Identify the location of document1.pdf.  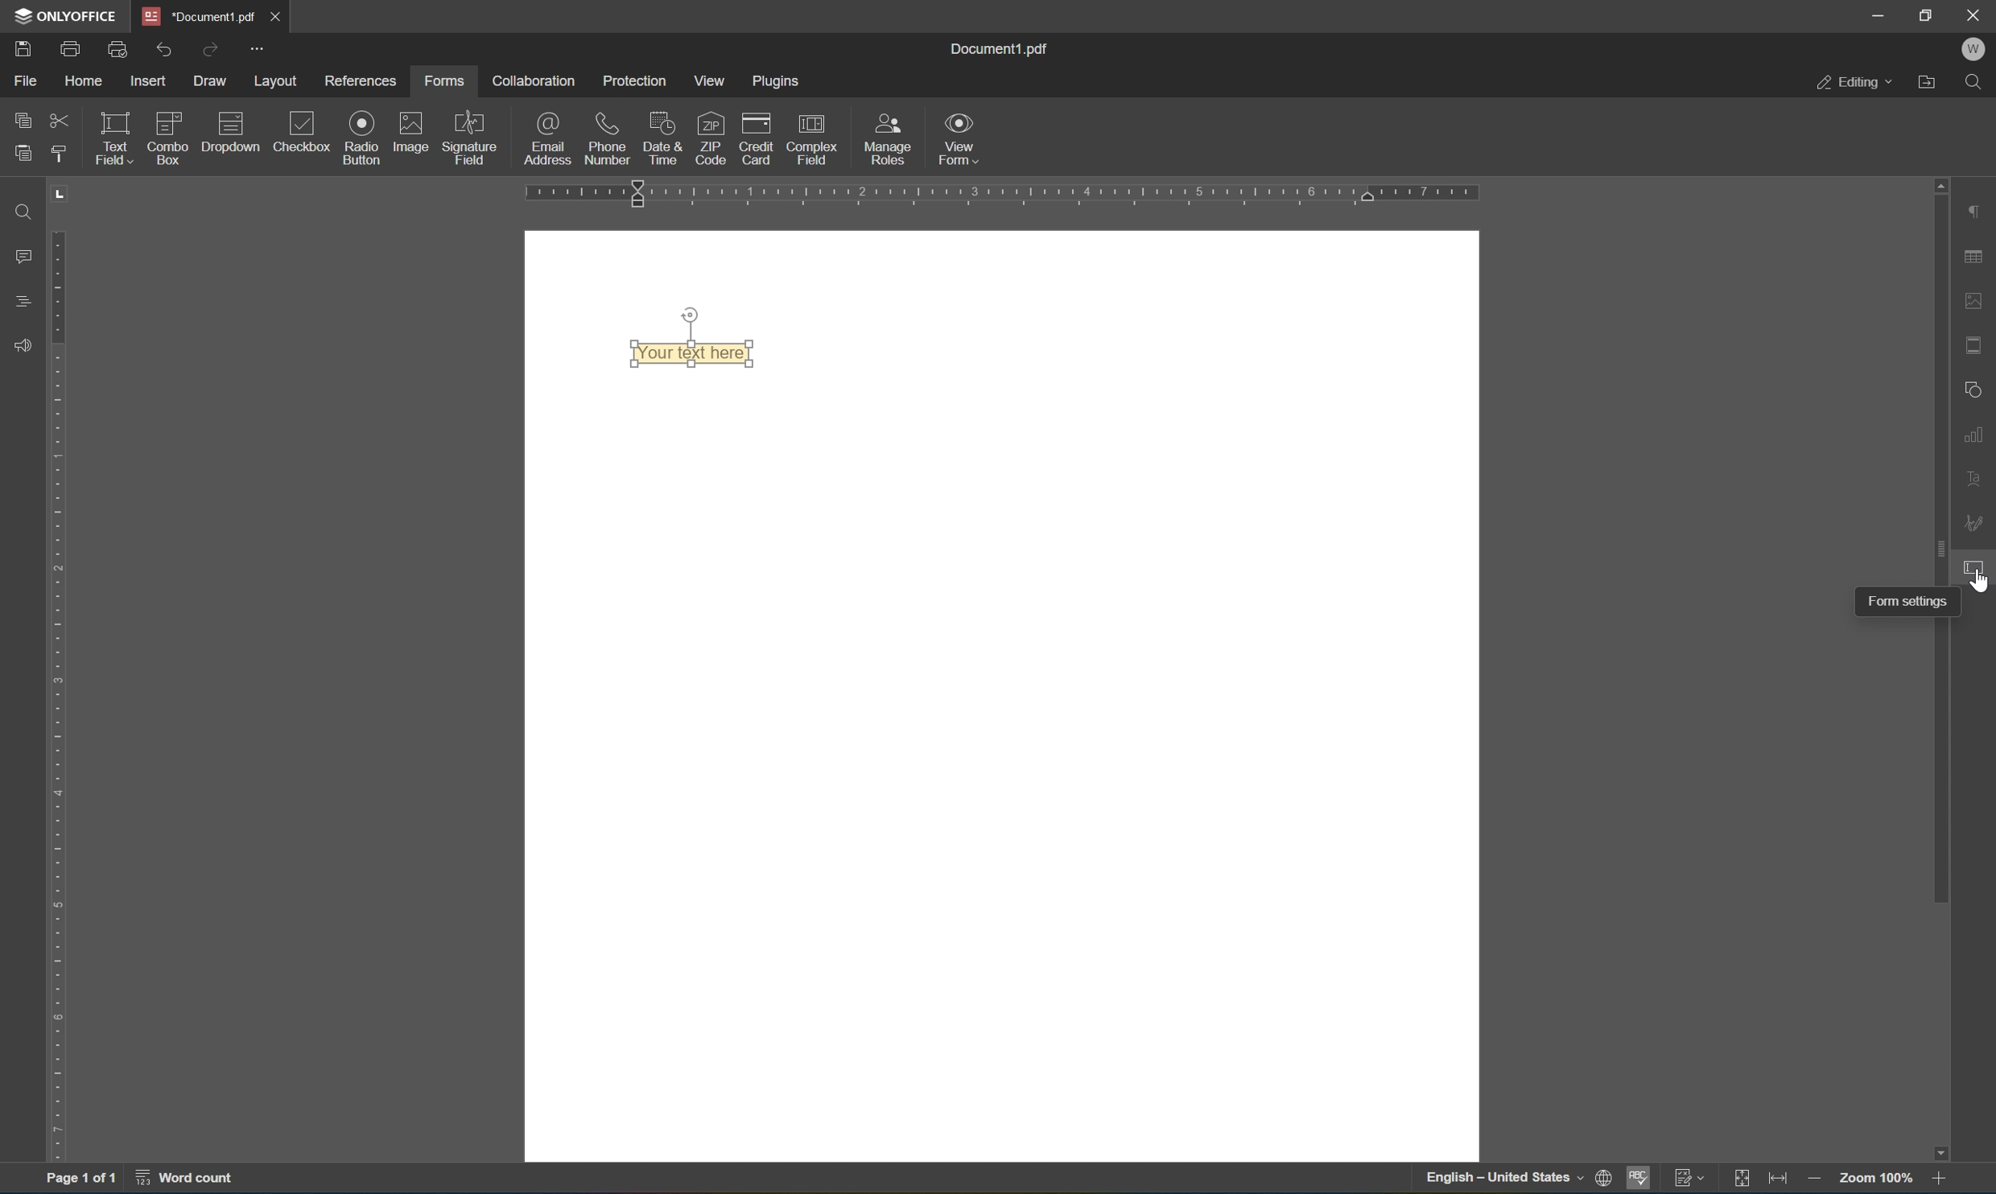
(194, 14).